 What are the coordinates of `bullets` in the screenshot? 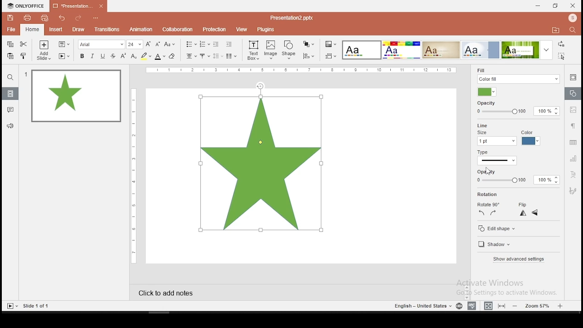 It's located at (191, 44).